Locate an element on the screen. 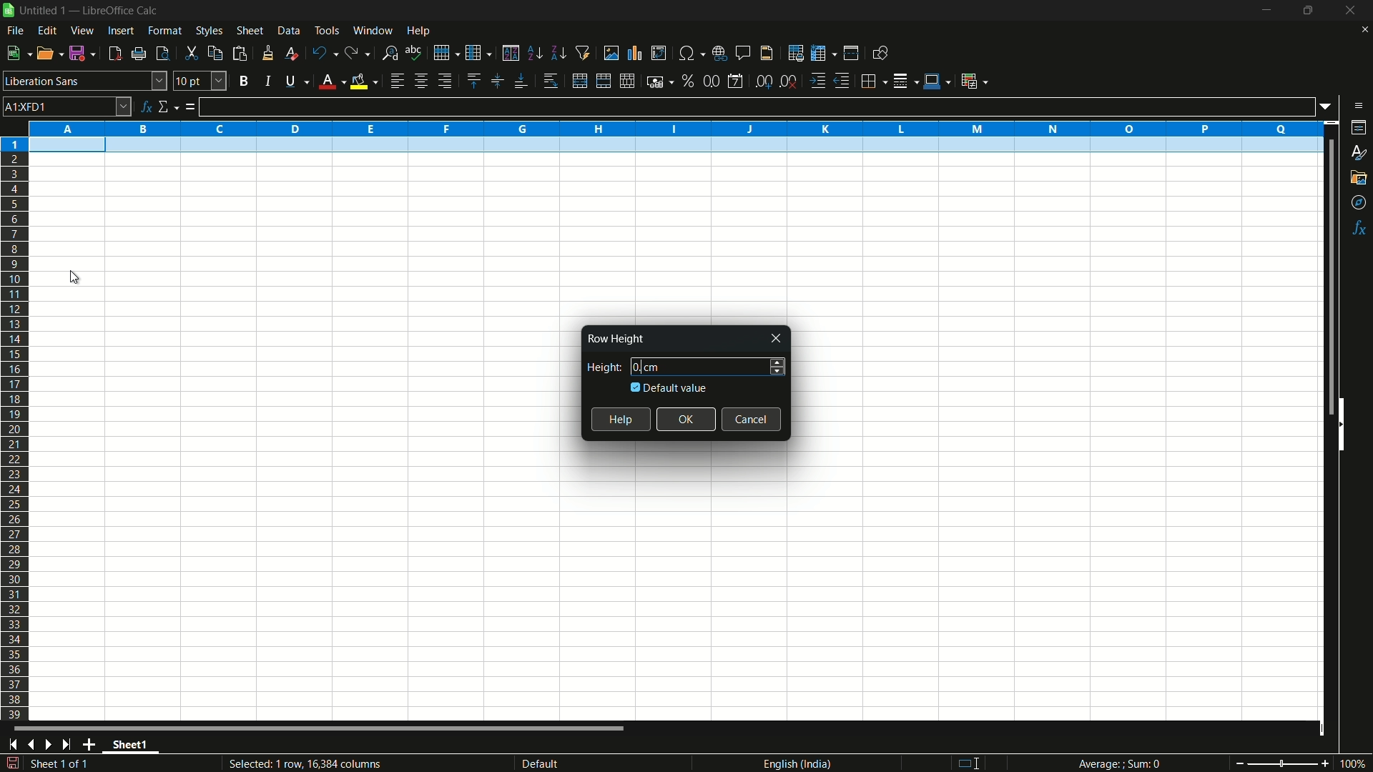 Image resolution: width=1373 pixels, height=772 pixels. spelling is located at coordinates (414, 51).